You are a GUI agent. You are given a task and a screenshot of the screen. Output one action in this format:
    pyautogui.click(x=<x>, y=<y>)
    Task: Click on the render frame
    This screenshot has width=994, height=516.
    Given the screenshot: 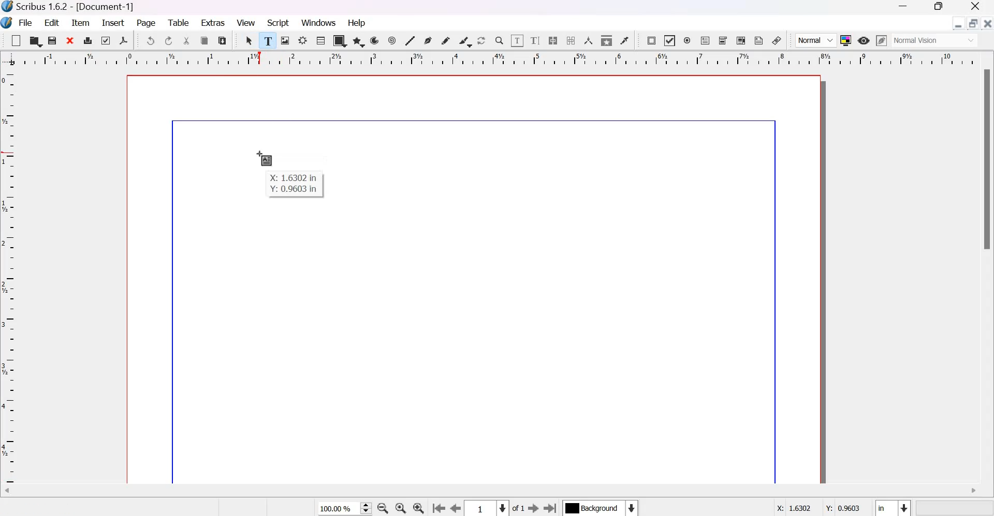 What is the action you would take?
    pyautogui.click(x=303, y=40)
    